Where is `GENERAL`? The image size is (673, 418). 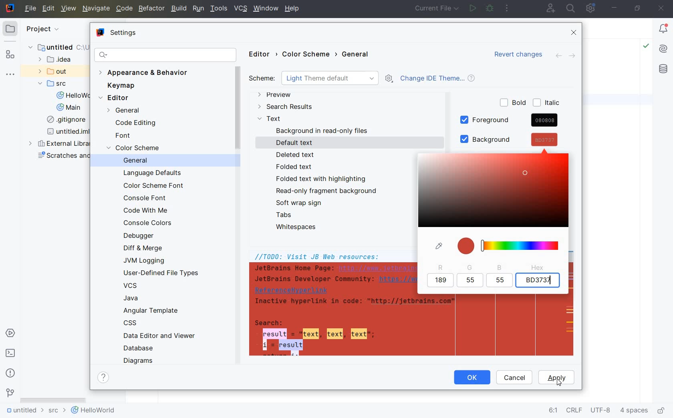 GENERAL is located at coordinates (120, 111).